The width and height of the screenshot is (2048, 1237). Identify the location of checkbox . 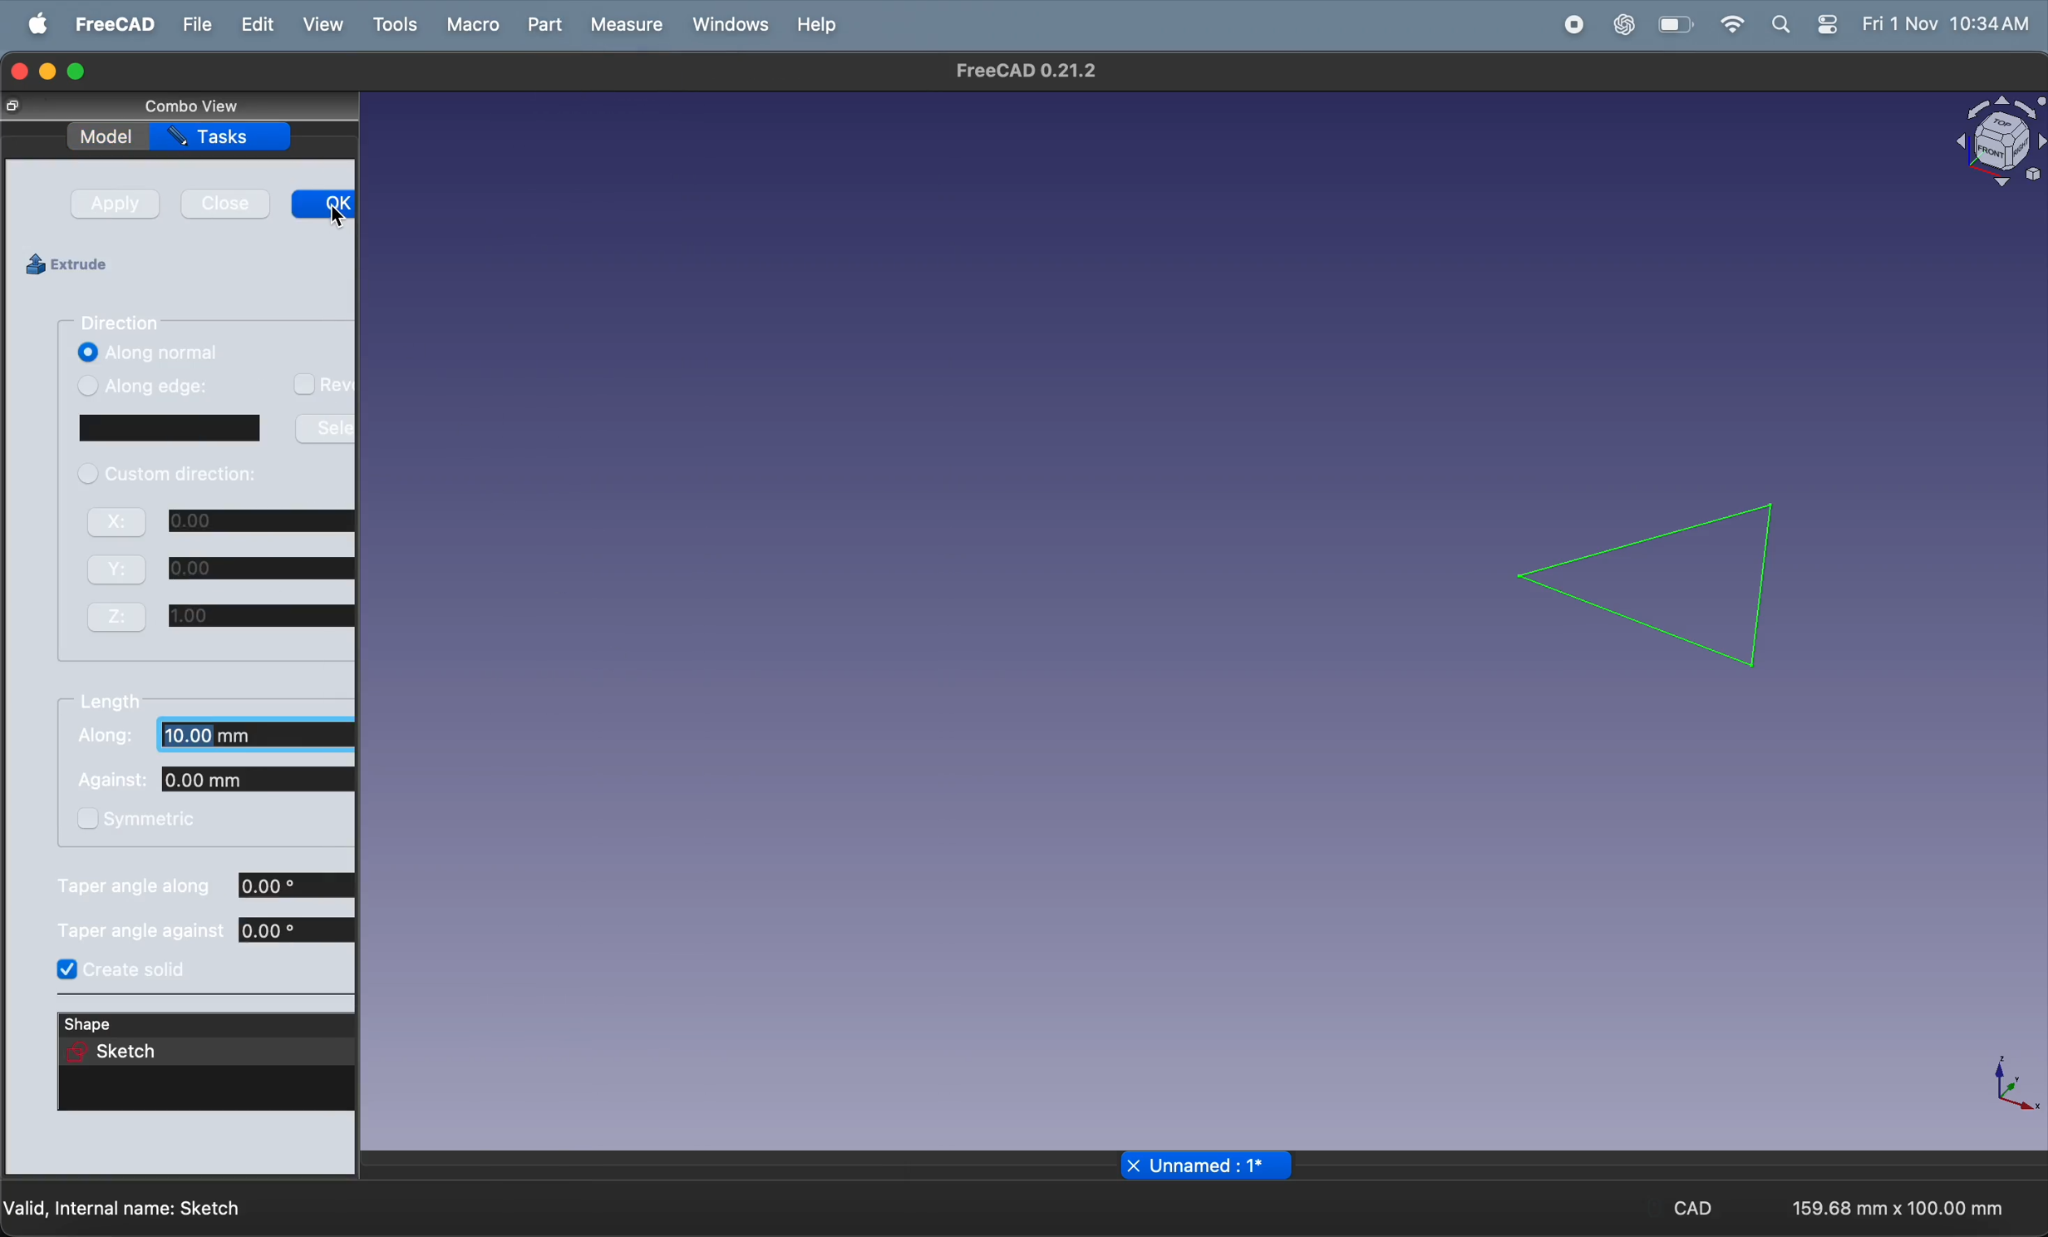
(87, 820).